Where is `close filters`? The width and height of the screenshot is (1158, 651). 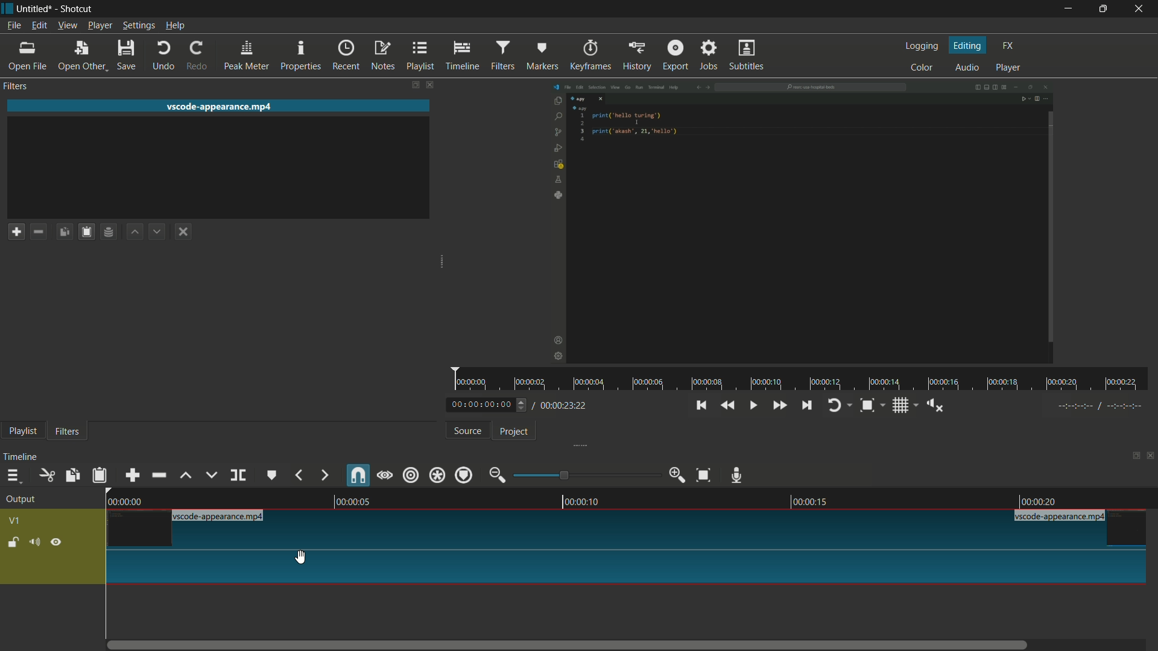
close filters is located at coordinates (429, 85).